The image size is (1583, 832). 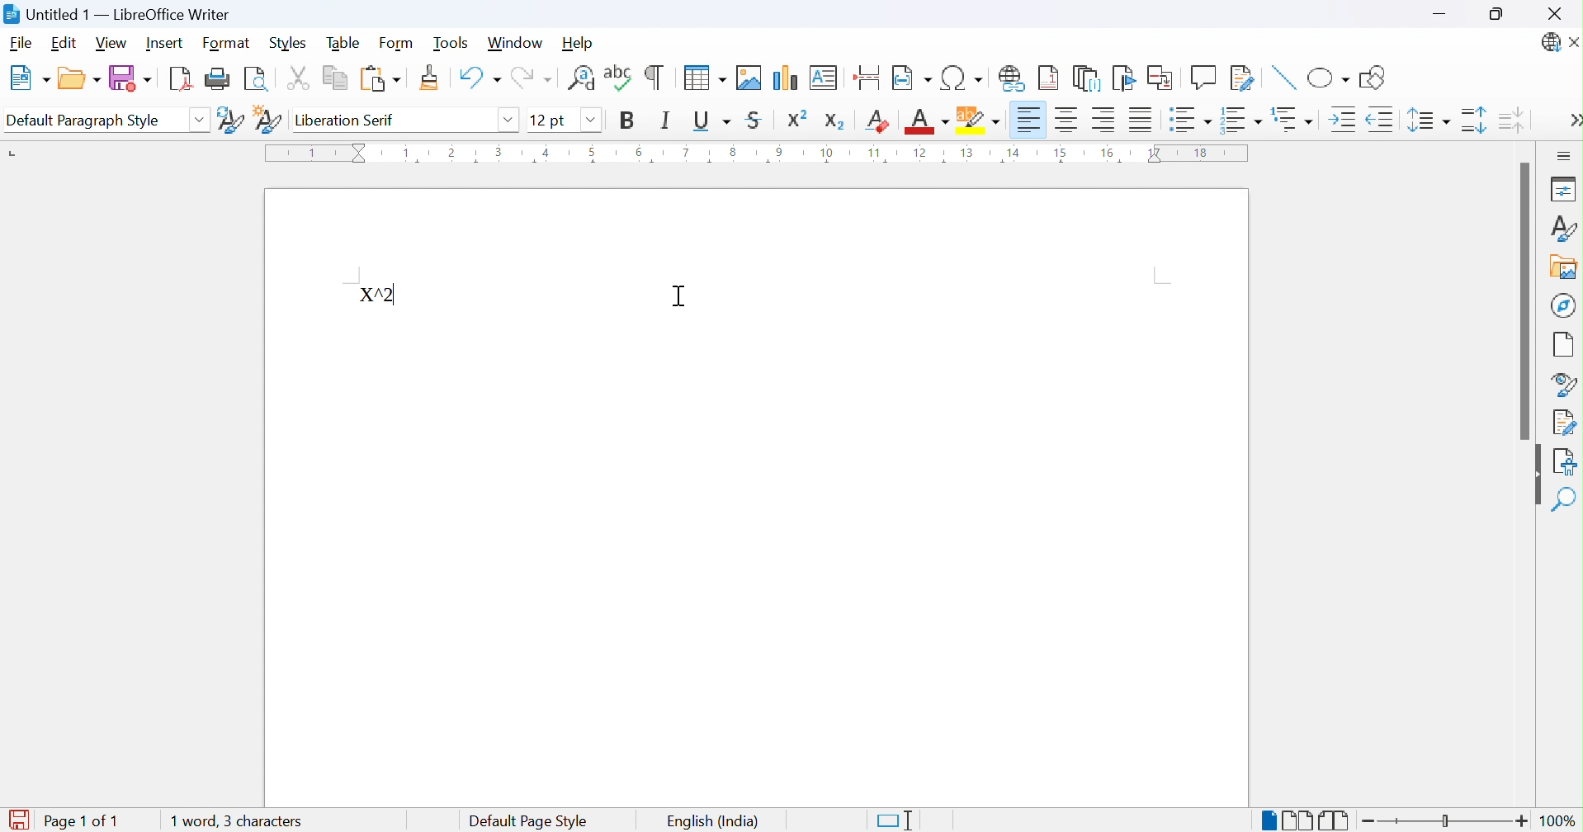 I want to click on Align left, so click(x=1029, y=121).